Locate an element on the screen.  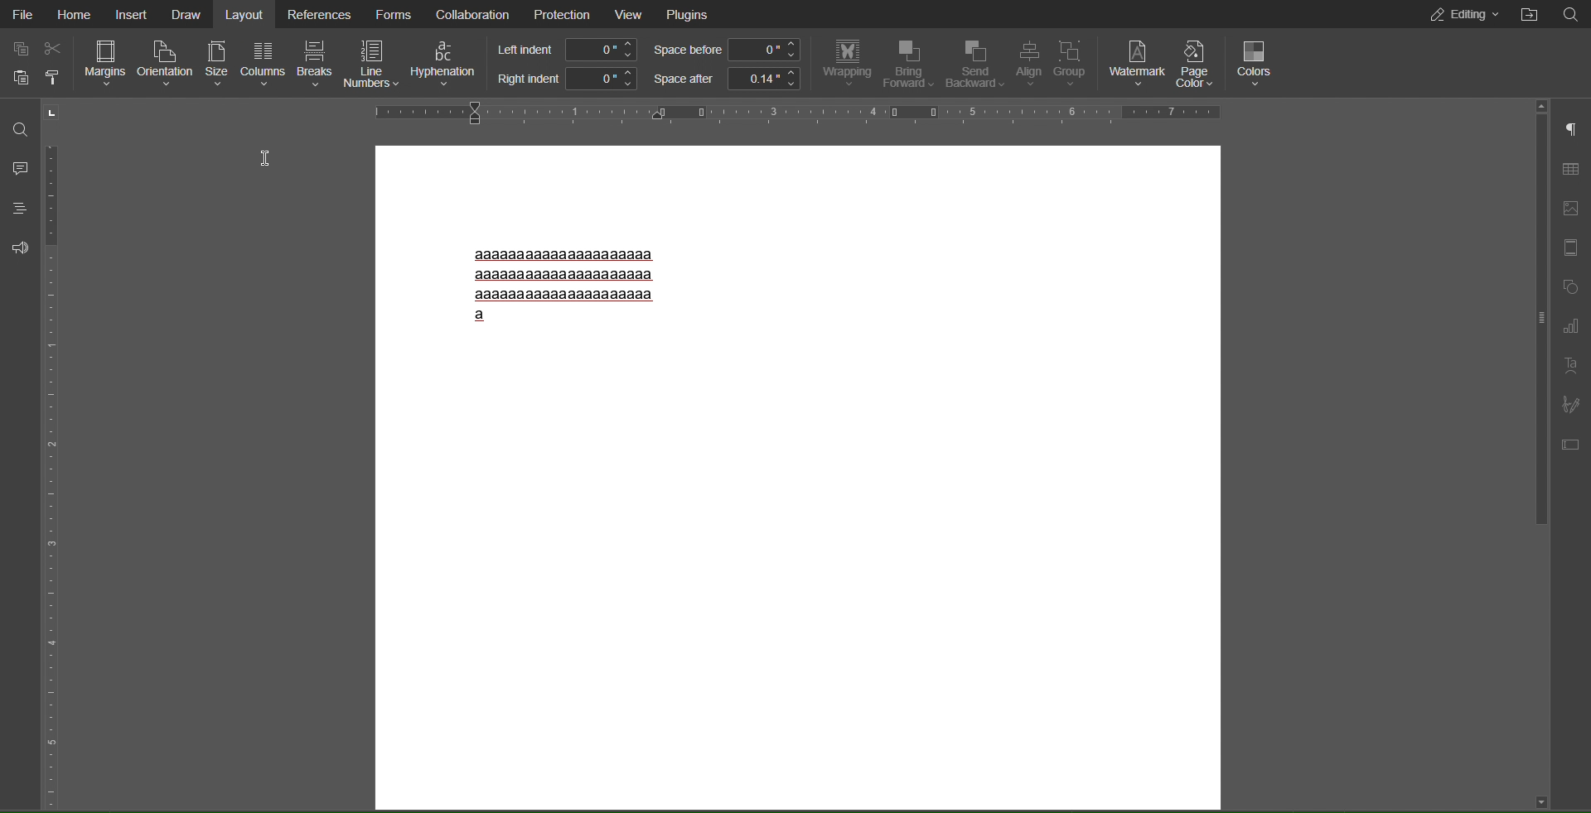
options is located at coordinates (56, 81).